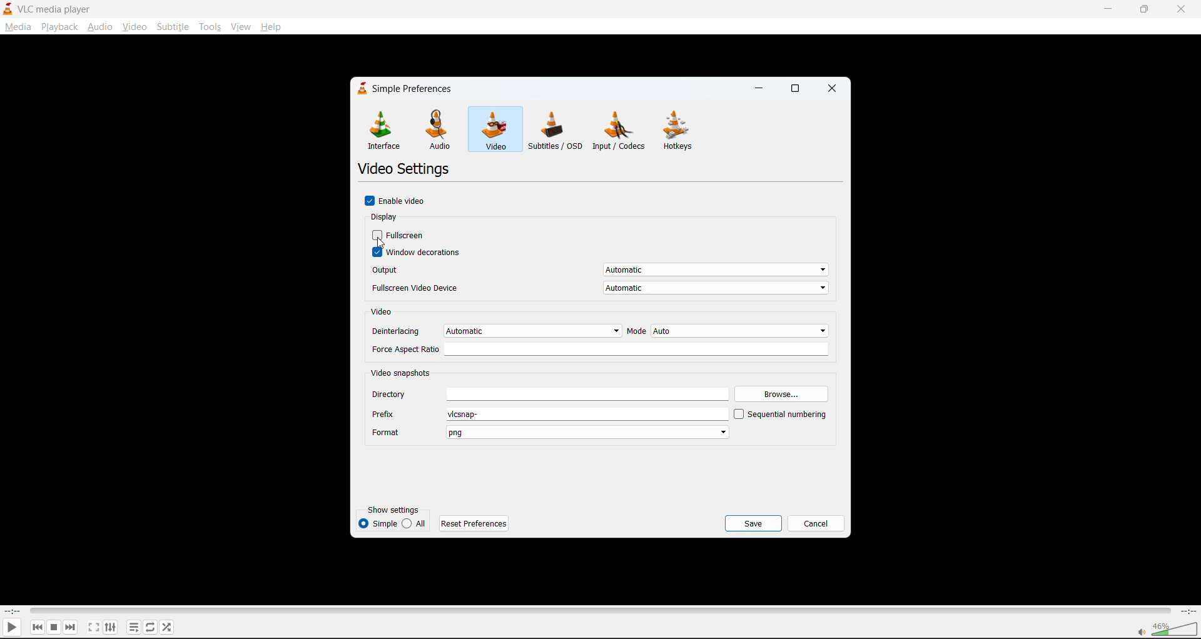 This screenshot has width=1201, height=639. I want to click on minimize, so click(761, 89).